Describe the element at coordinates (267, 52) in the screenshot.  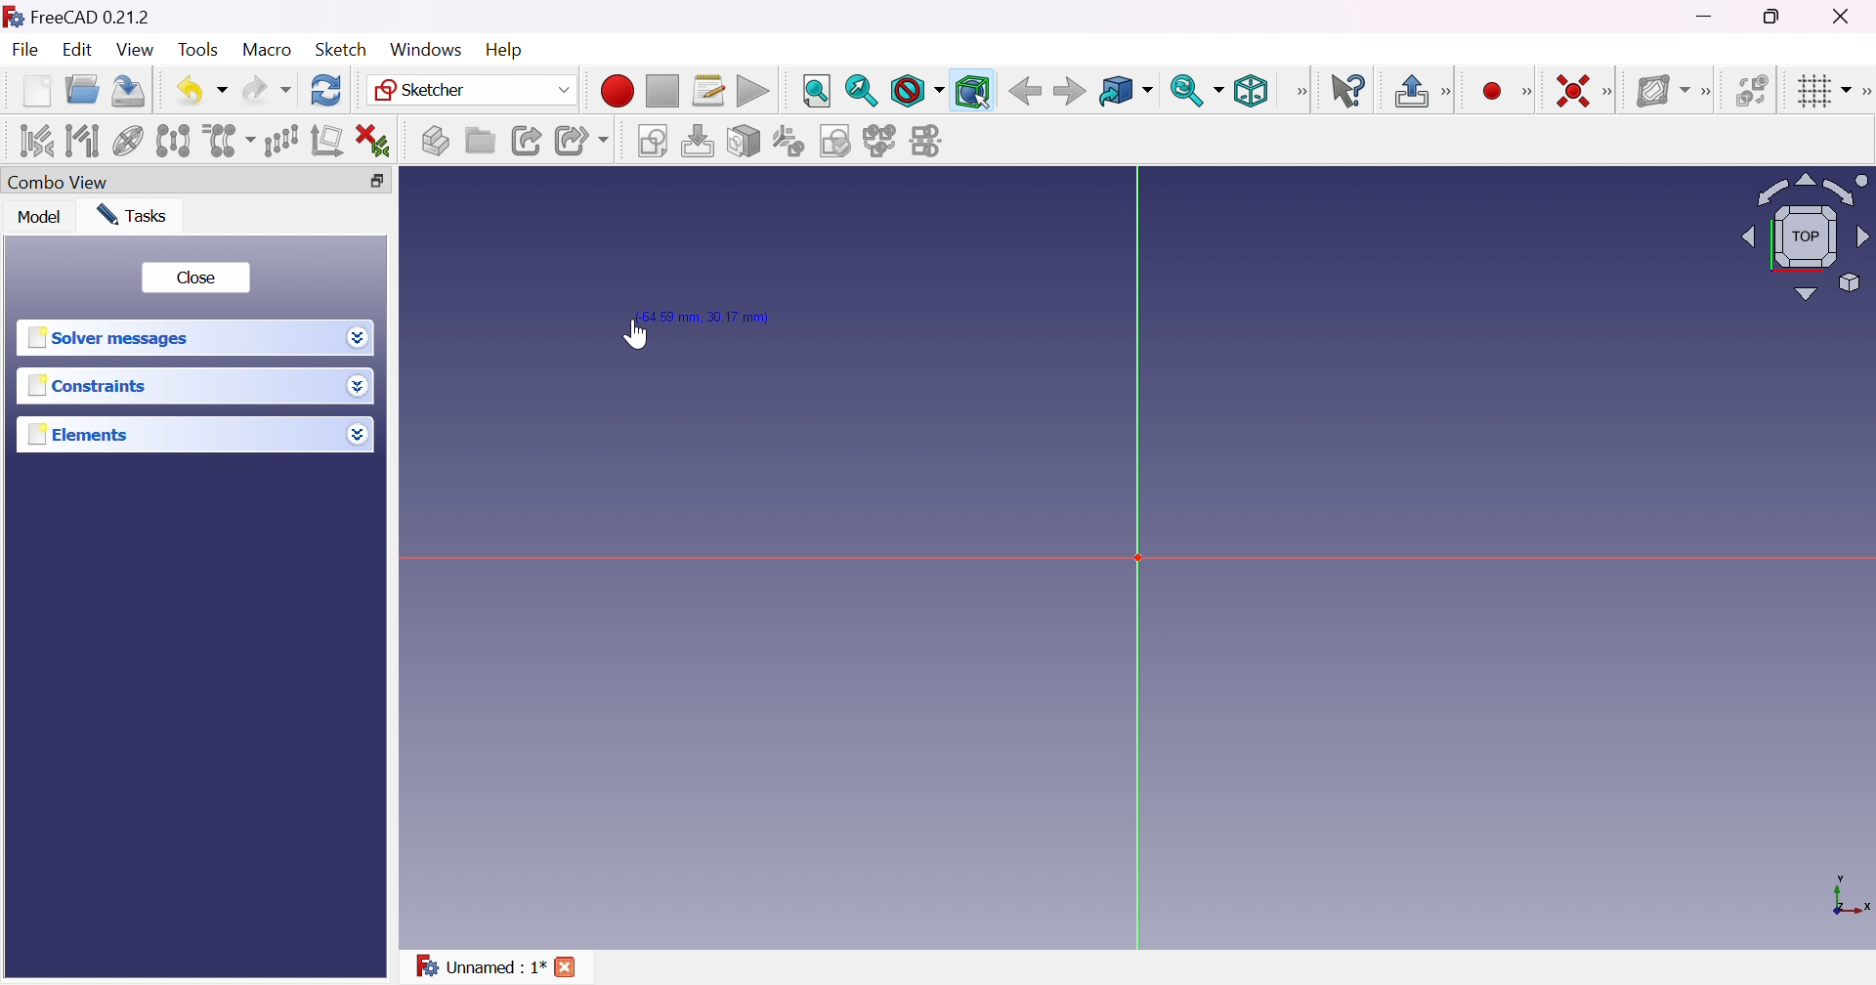
I see `Macro` at that location.